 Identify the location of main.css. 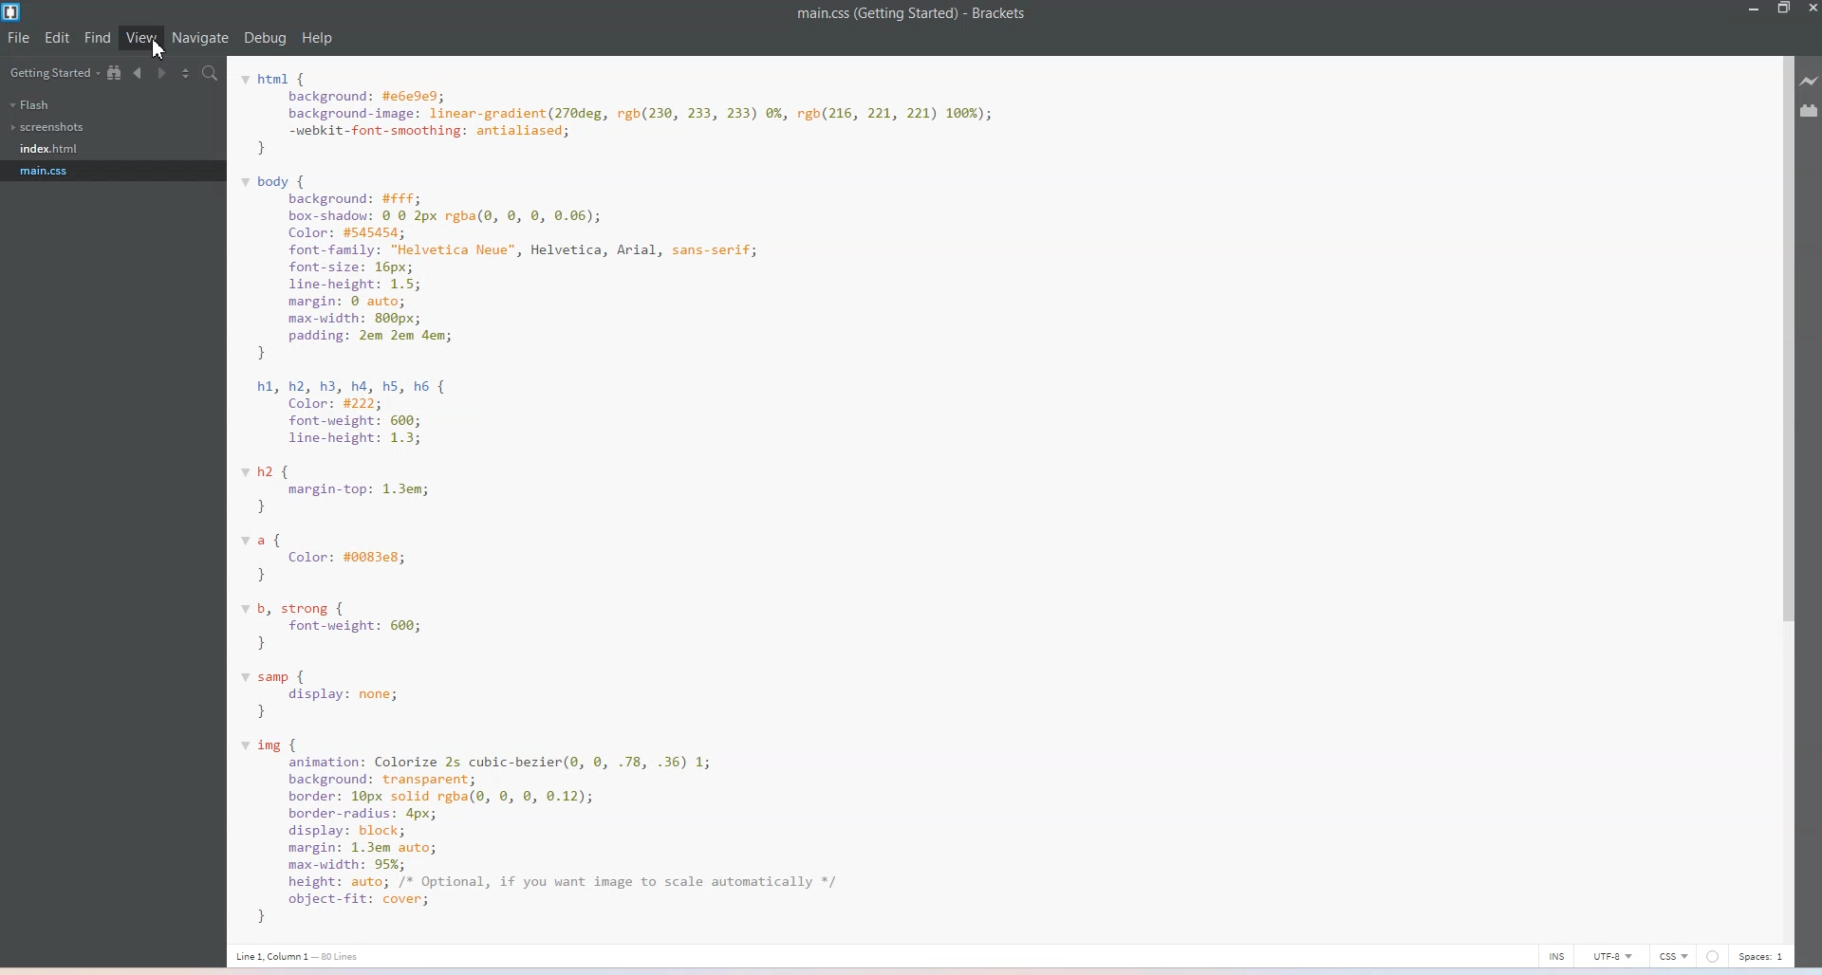
(49, 171).